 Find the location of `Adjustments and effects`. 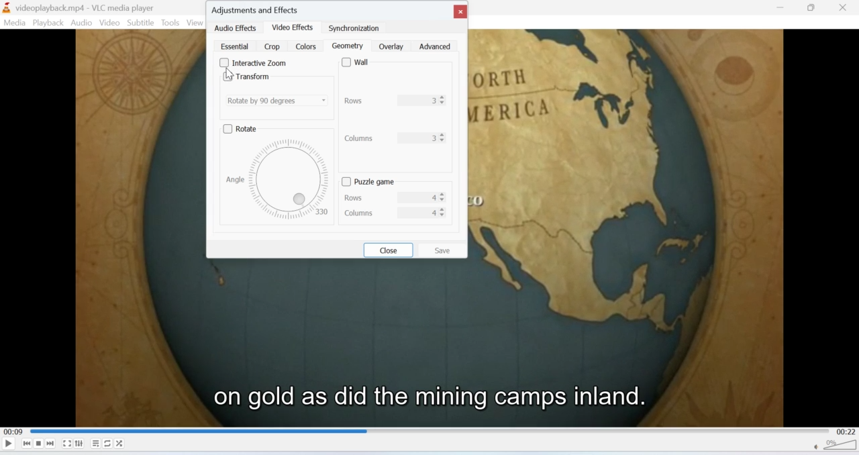

Adjustments and effects is located at coordinates (257, 8).